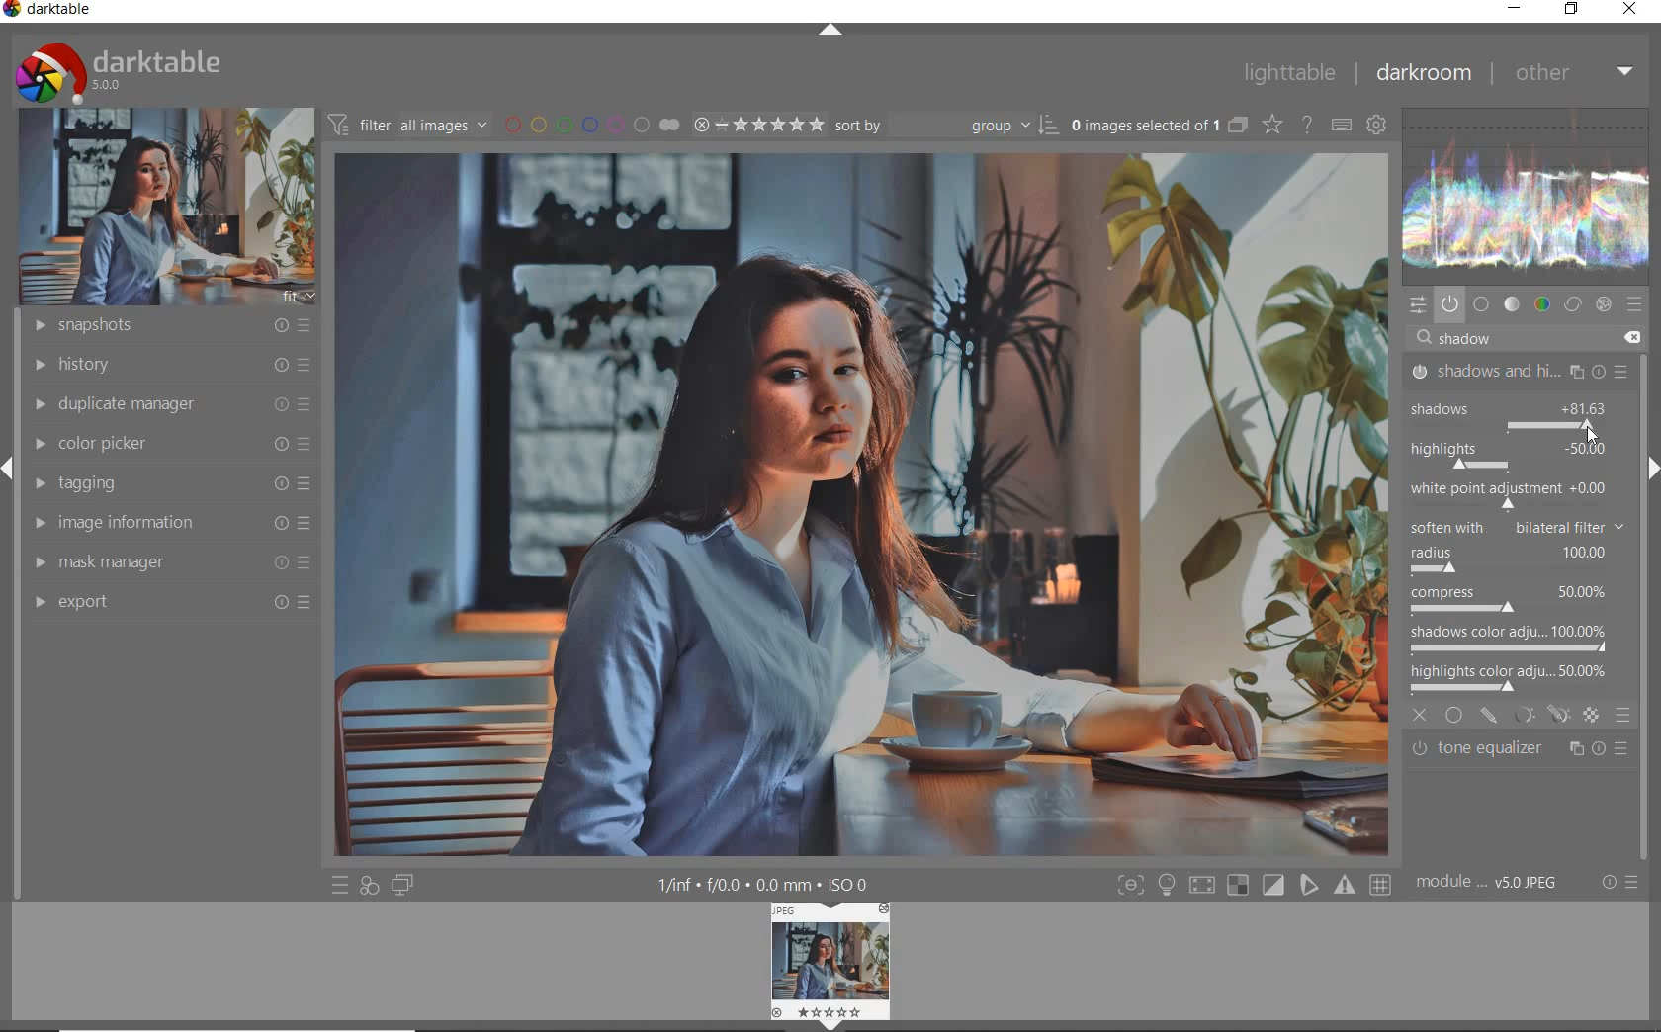 This screenshot has width=1661, height=1032. I want to click on white point adjustment, so click(1507, 494).